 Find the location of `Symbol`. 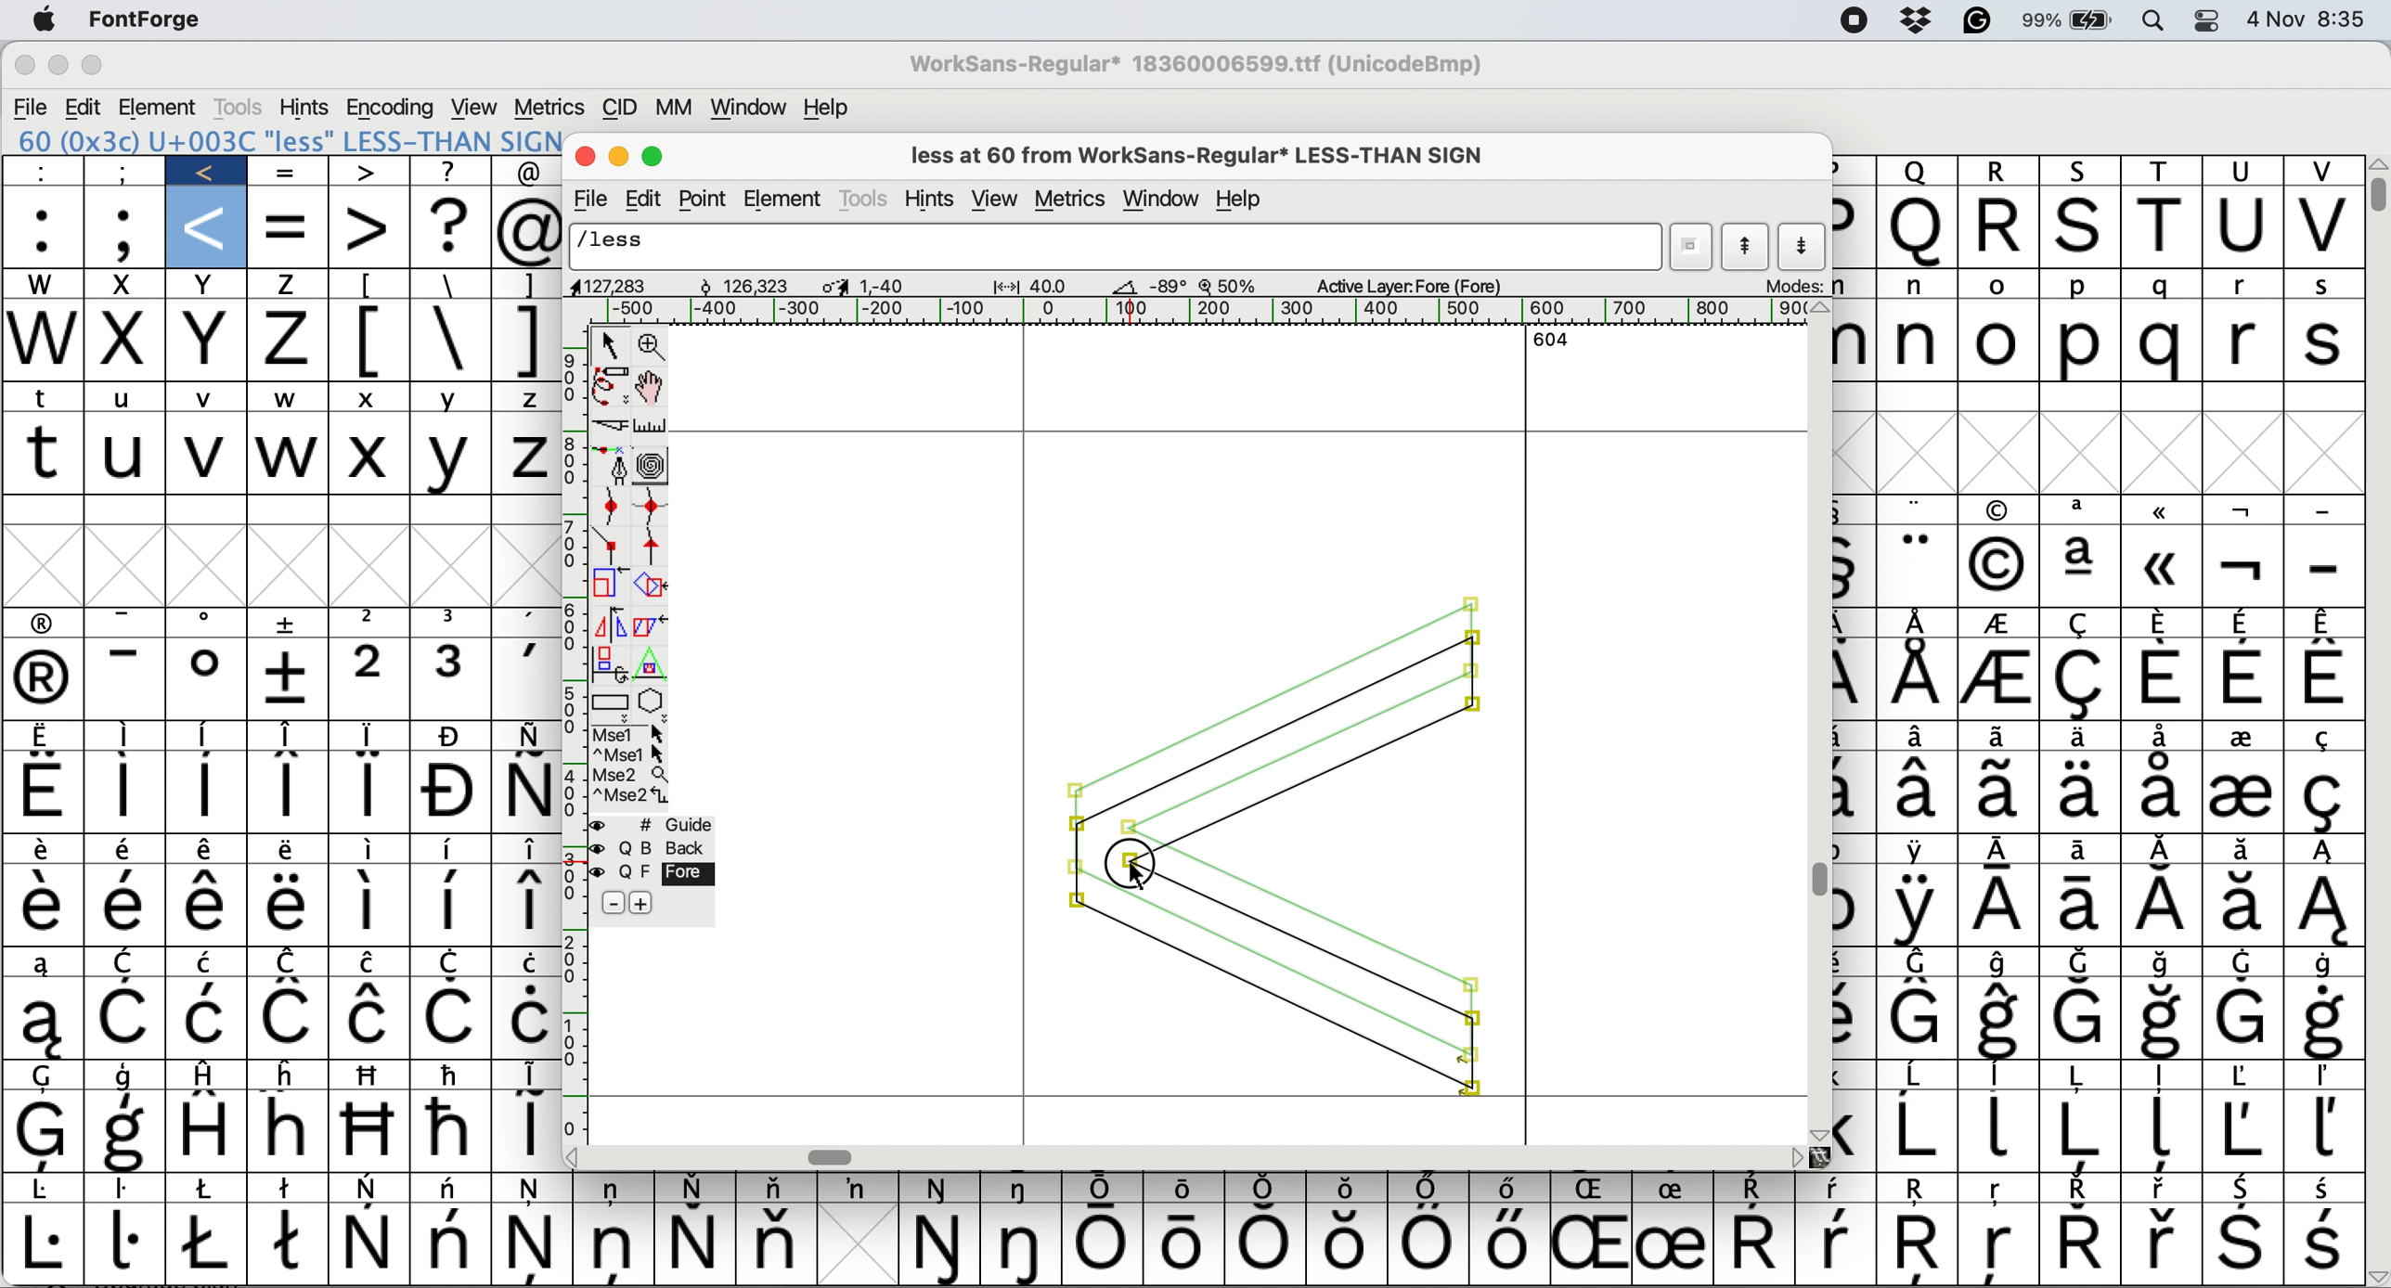

Symbol is located at coordinates (528, 734).